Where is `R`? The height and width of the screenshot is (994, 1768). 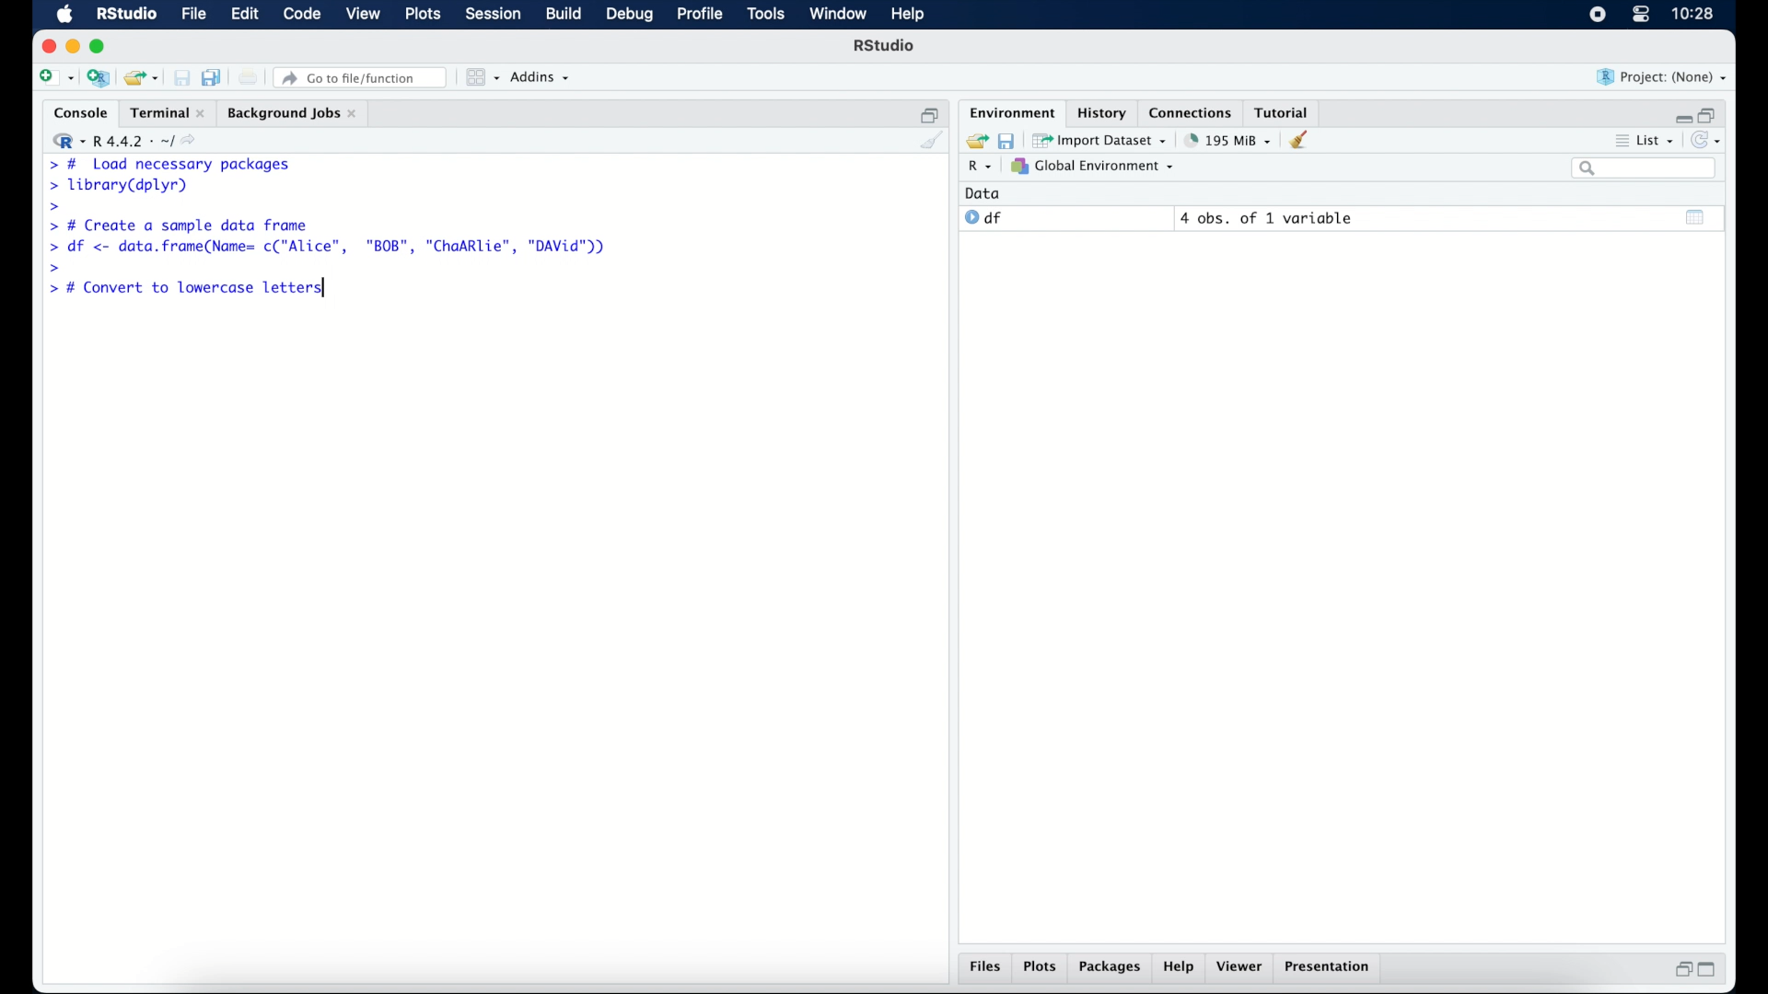 R is located at coordinates (977, 168).